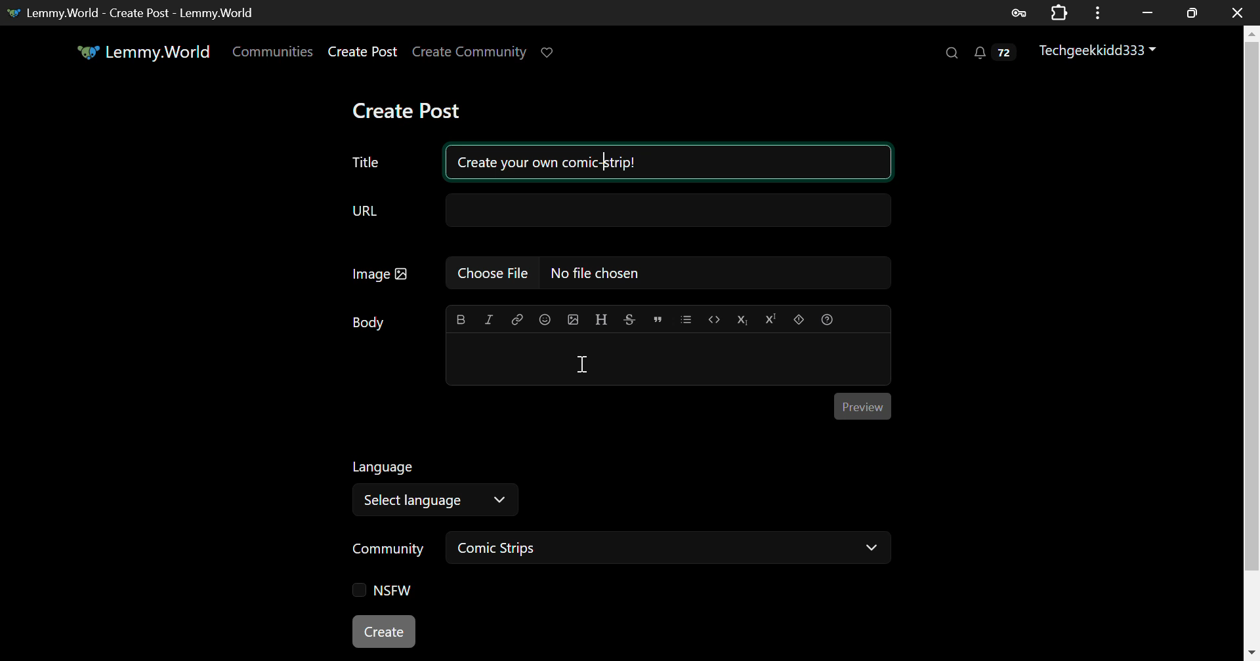 The image size is (1260, 661). What do you see at coordinates (143, 52) in the screenshot?
I see `Lemmy.World` at bounding box center [143, 52].